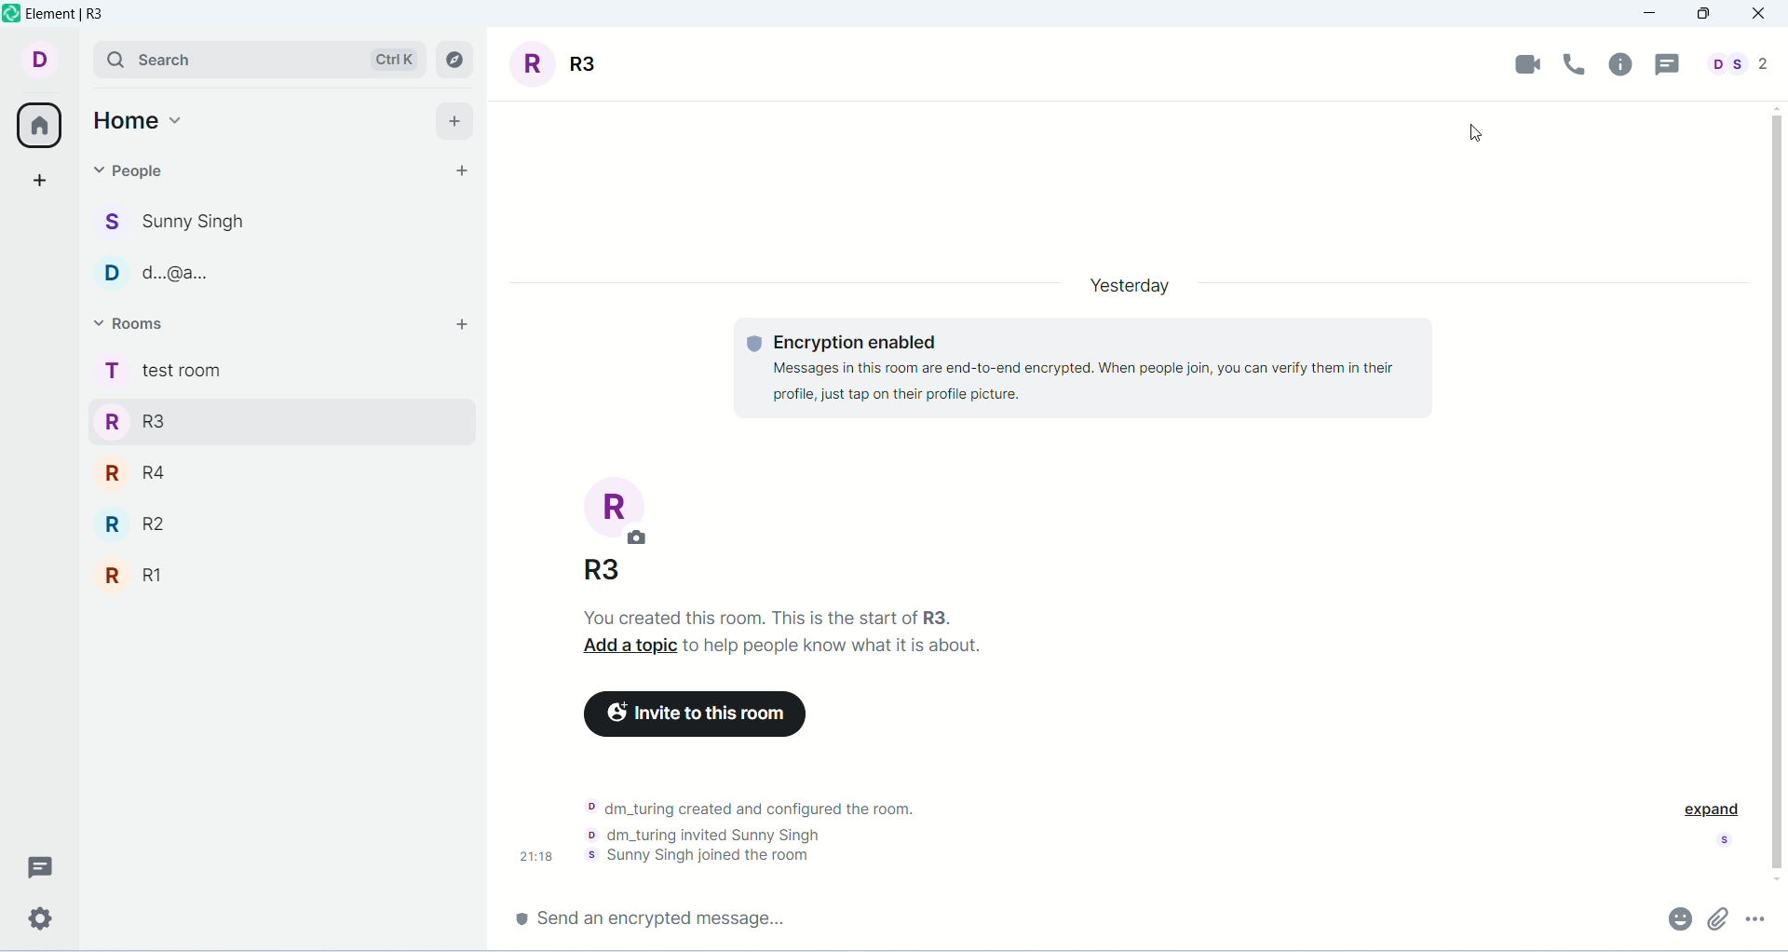  What do you see at coordinates (11, 17) in the screenshot?
I see `logo` at bounding box center [11, 17].